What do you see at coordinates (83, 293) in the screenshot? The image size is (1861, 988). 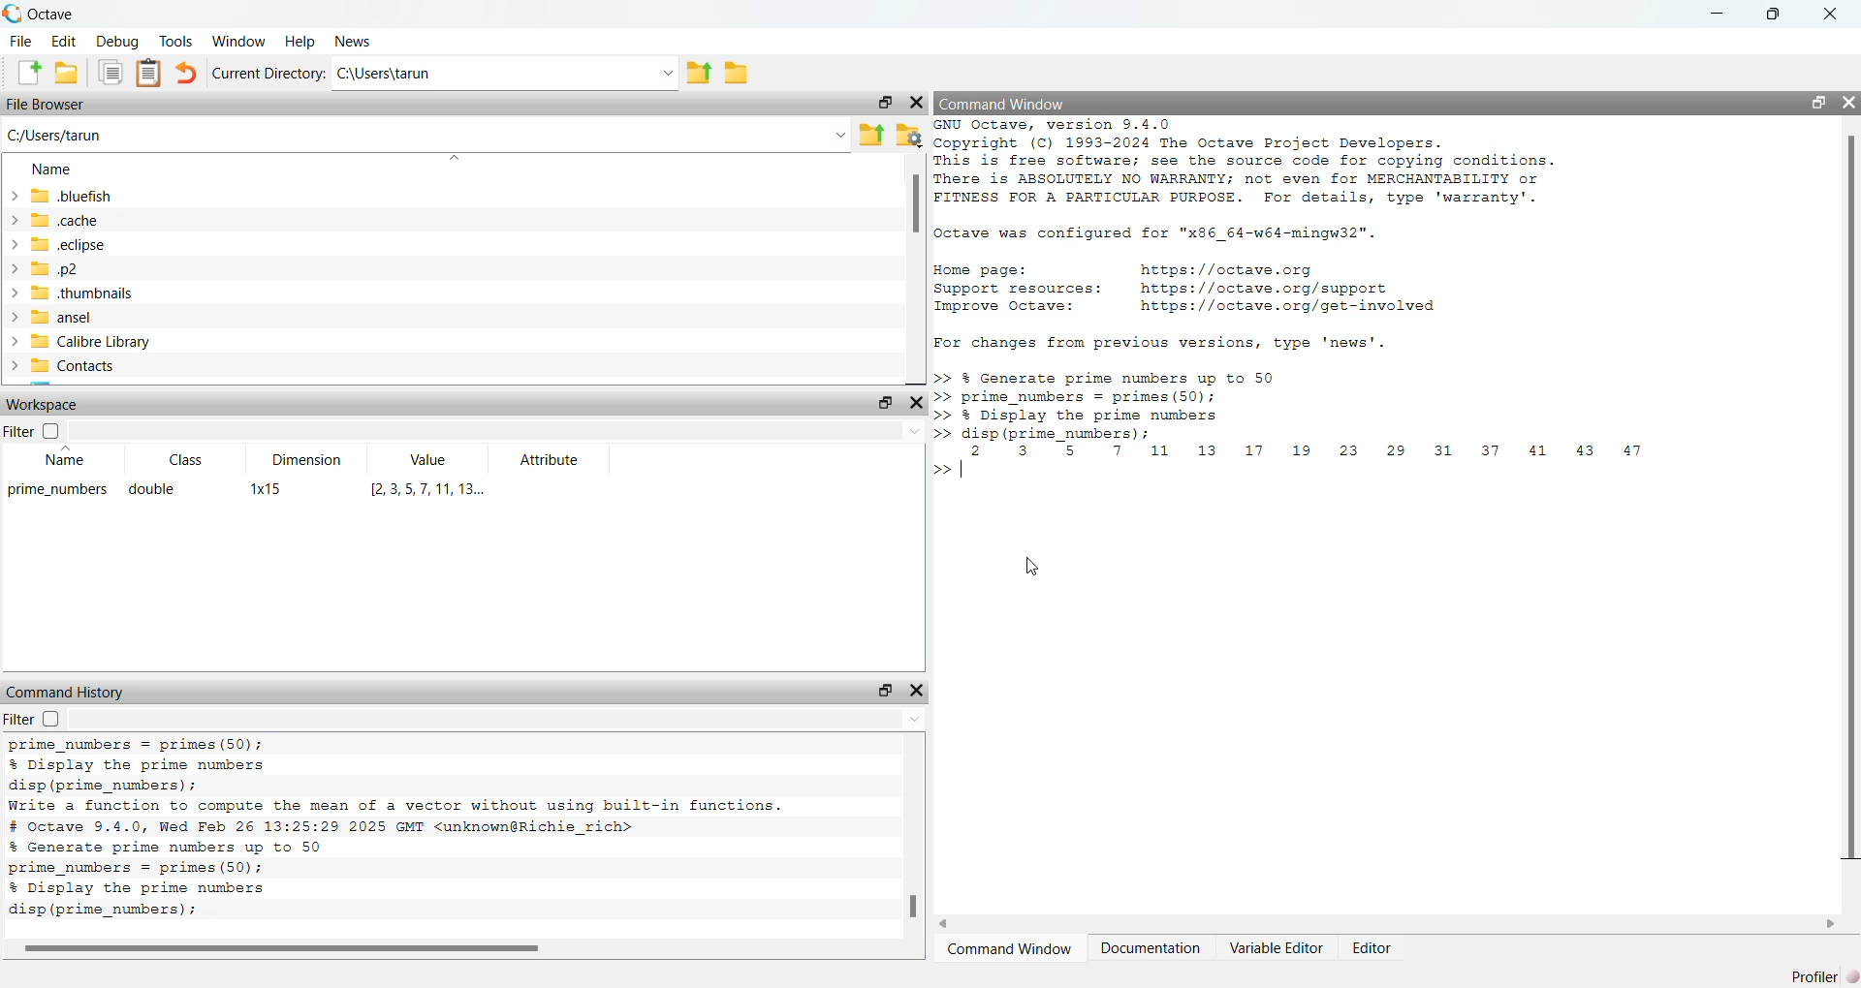 I see `.thumbnails` at bounding box center [83, 293].